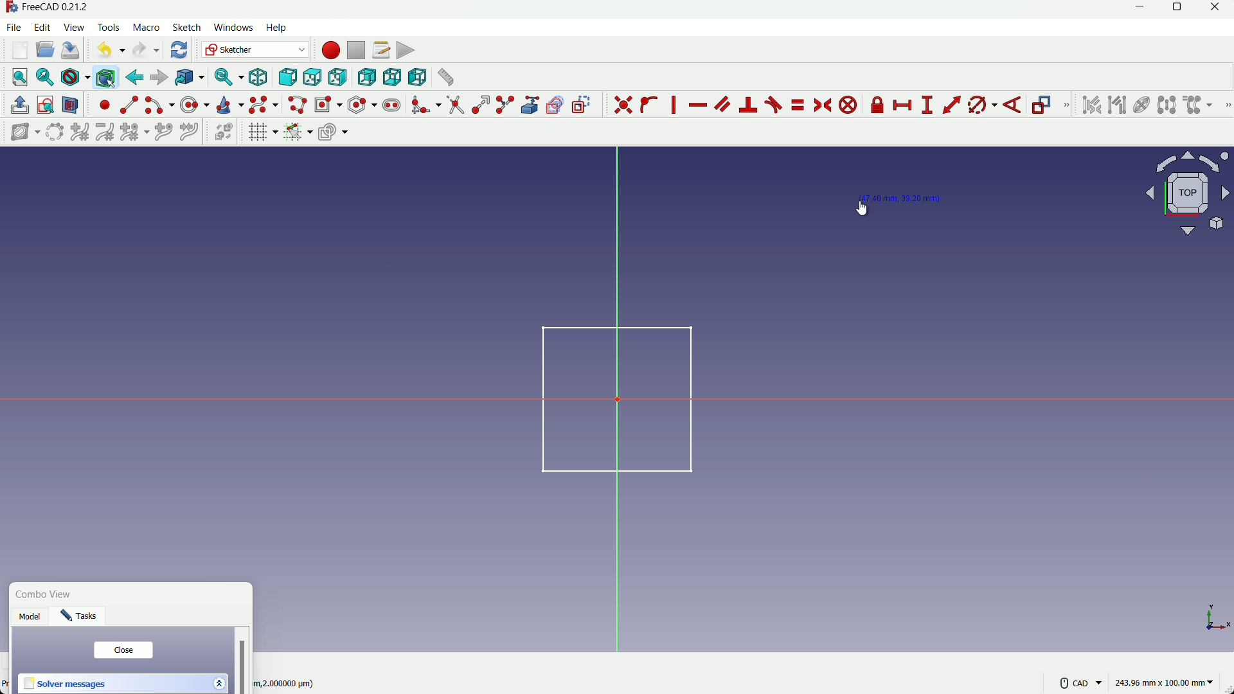 Image resolution: width=1234 pixels, height=694 pixels. Describe the element at coordinates (355, 51) in the screenshot. I see `stop macros` at that location.